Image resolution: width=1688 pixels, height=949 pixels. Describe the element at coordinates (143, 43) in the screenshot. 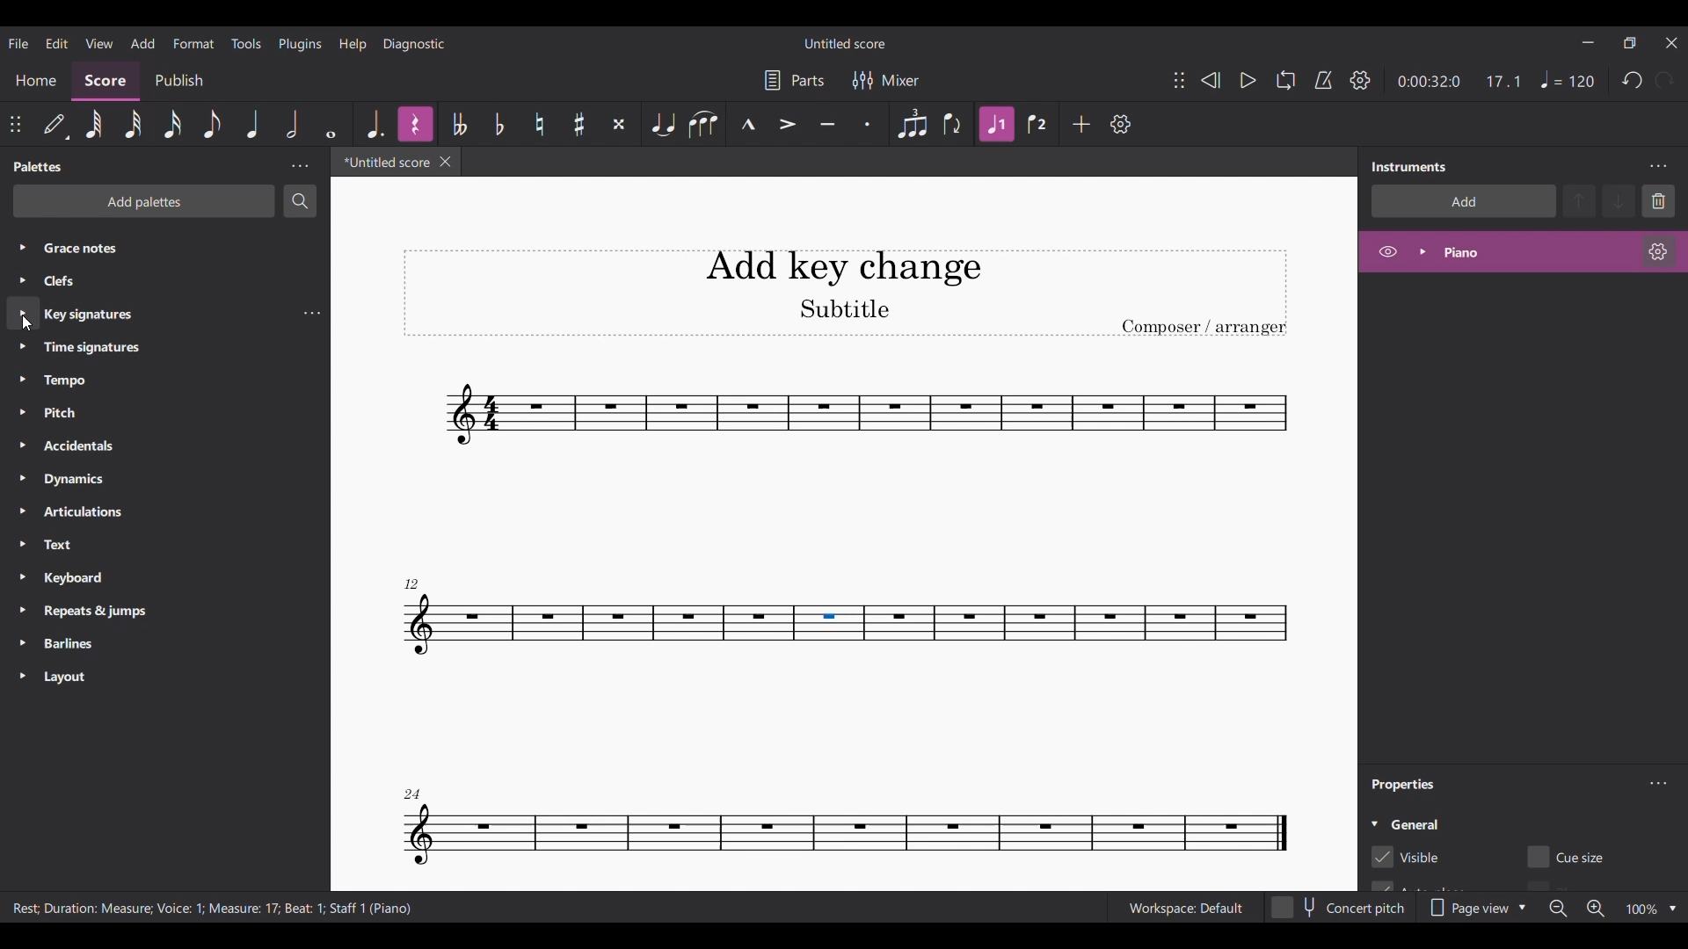

I see `Add menu` at that location.